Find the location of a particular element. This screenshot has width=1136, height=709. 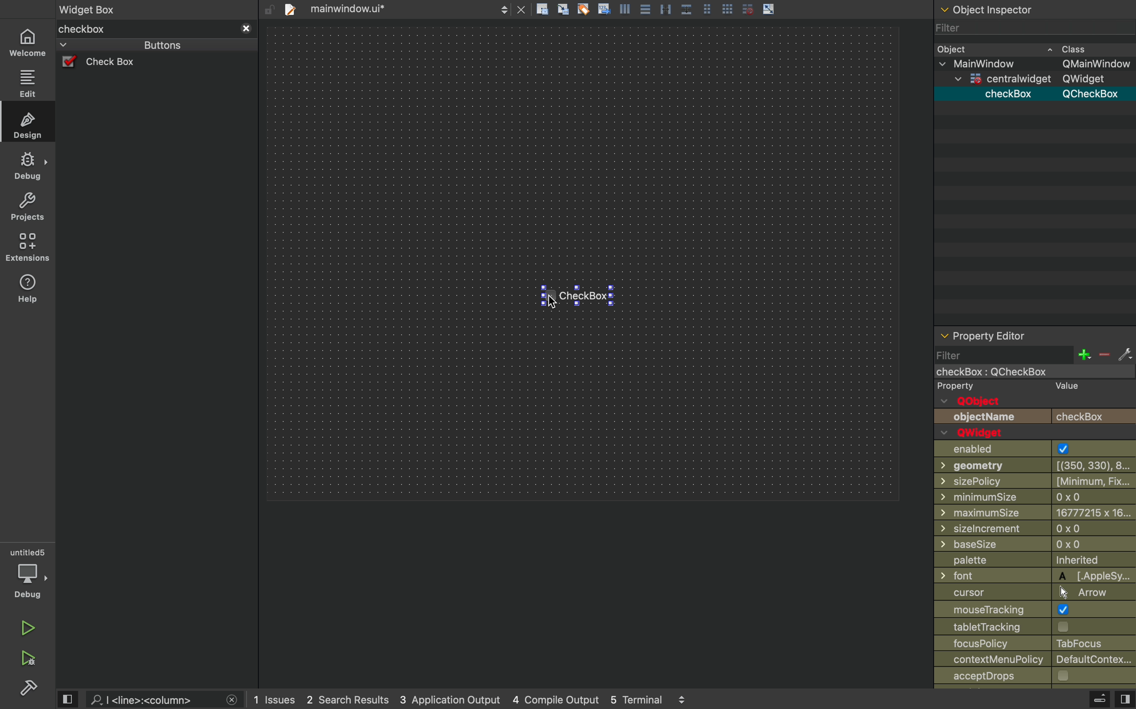

widget box is located at coordinates (145, 29).